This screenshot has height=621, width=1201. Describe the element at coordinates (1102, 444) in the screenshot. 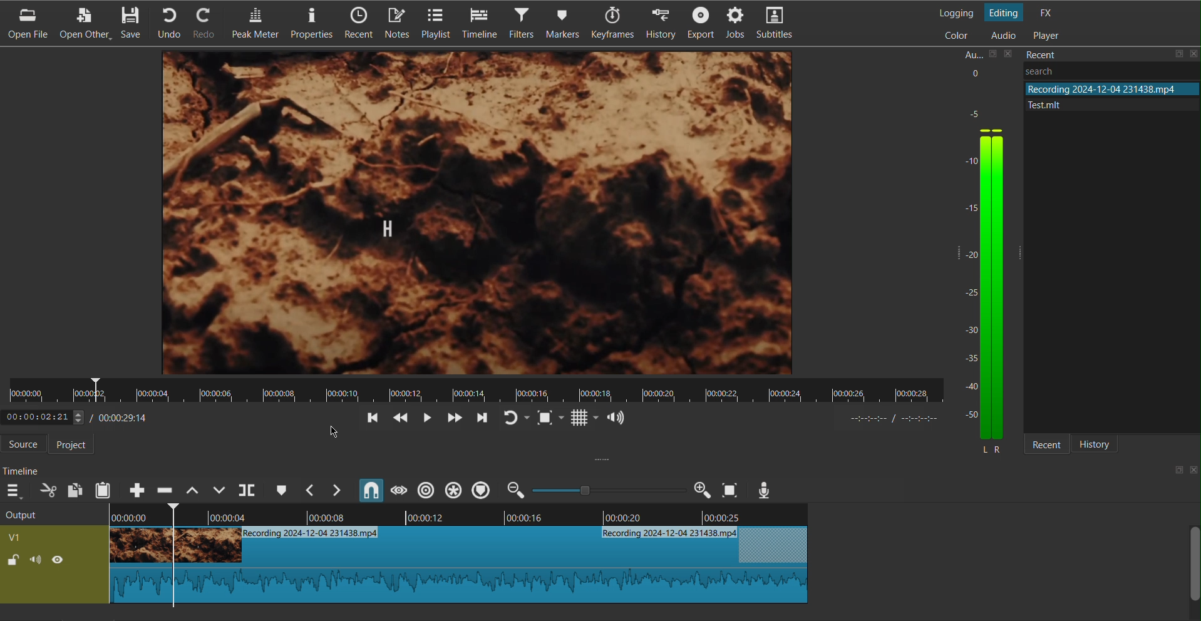

I see `History` at that location.